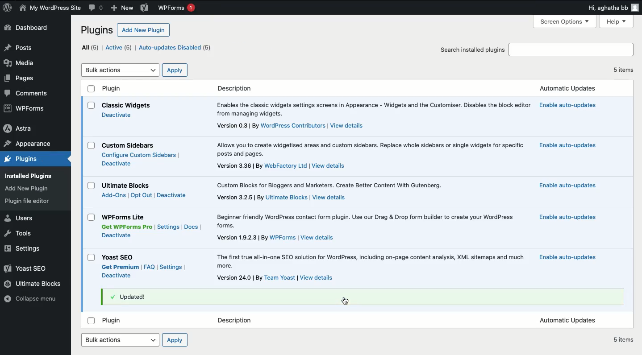 The image size is (642, 355). Describe the element at coordinates (282, 198) in the screenshot. I see `Description` at that location.